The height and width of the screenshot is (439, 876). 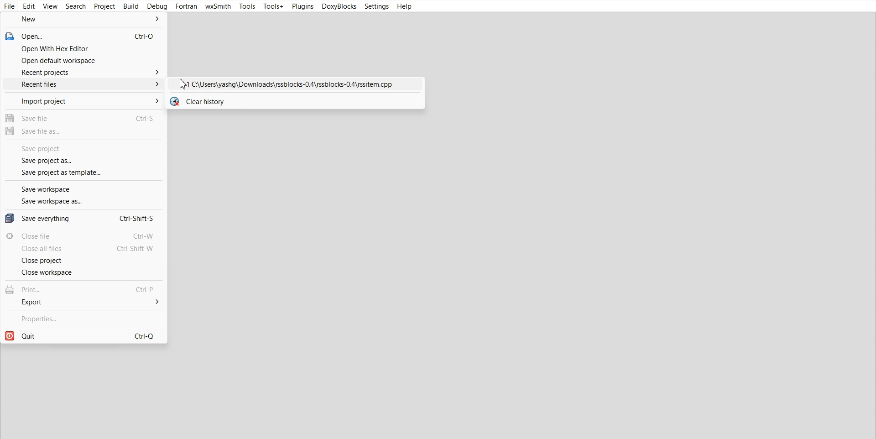 I want to click on Debug, so click(x=157, y=6).